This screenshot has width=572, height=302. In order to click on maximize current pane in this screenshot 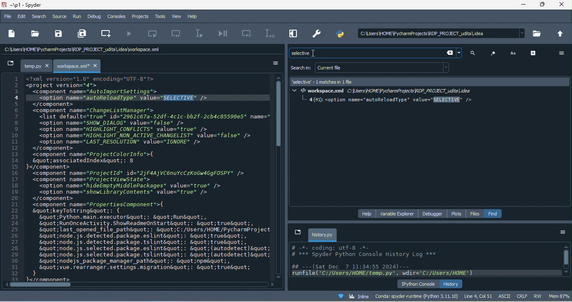, I will do `click(292, 35)`.